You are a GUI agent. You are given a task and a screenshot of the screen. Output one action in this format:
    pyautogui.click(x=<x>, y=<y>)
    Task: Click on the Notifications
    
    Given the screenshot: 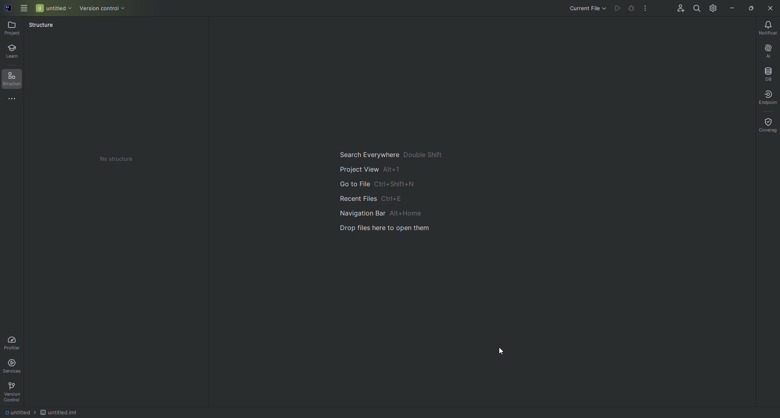 What is the action you would take?
    pyautogui.click(x=767, y=27)
    